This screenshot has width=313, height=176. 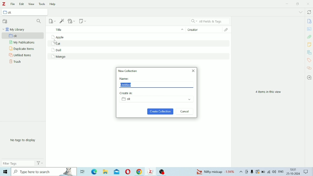 What do you see at coordinates (309, 52) in the screenshot?
I see `Libraries and Collections` at bounding box center [309, 52].